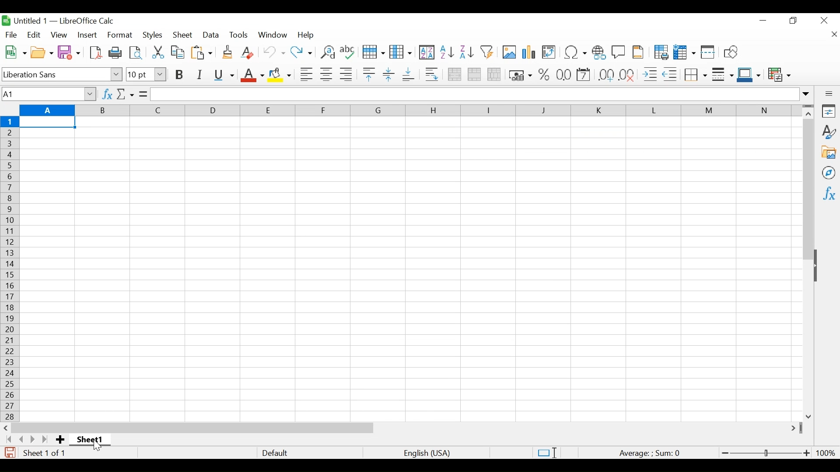 The height and width of the screenshot is (472, 840). I want to click on Format as currency, so click(519, 75).